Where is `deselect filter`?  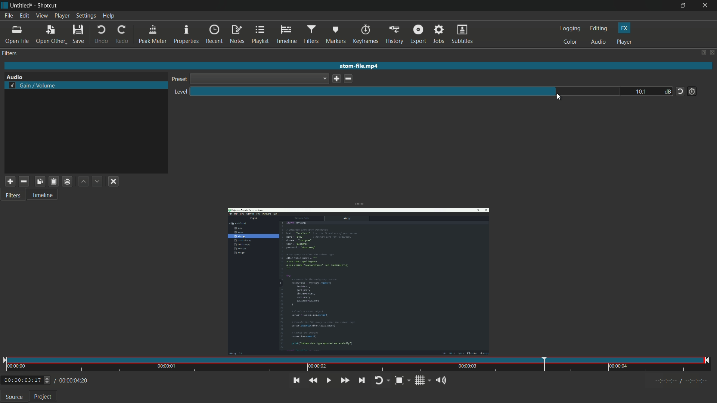
deselect filter is located at coordinates (114, 181).